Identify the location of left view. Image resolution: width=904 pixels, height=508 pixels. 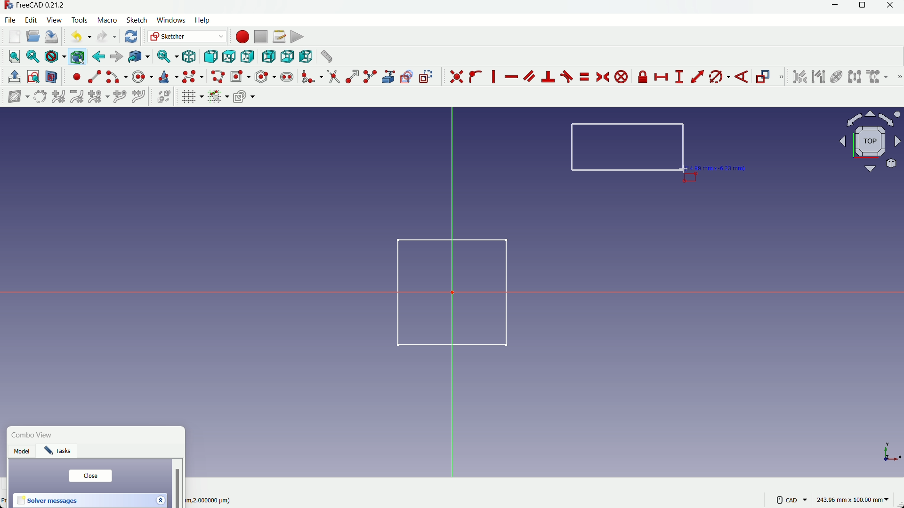
(304, 56).